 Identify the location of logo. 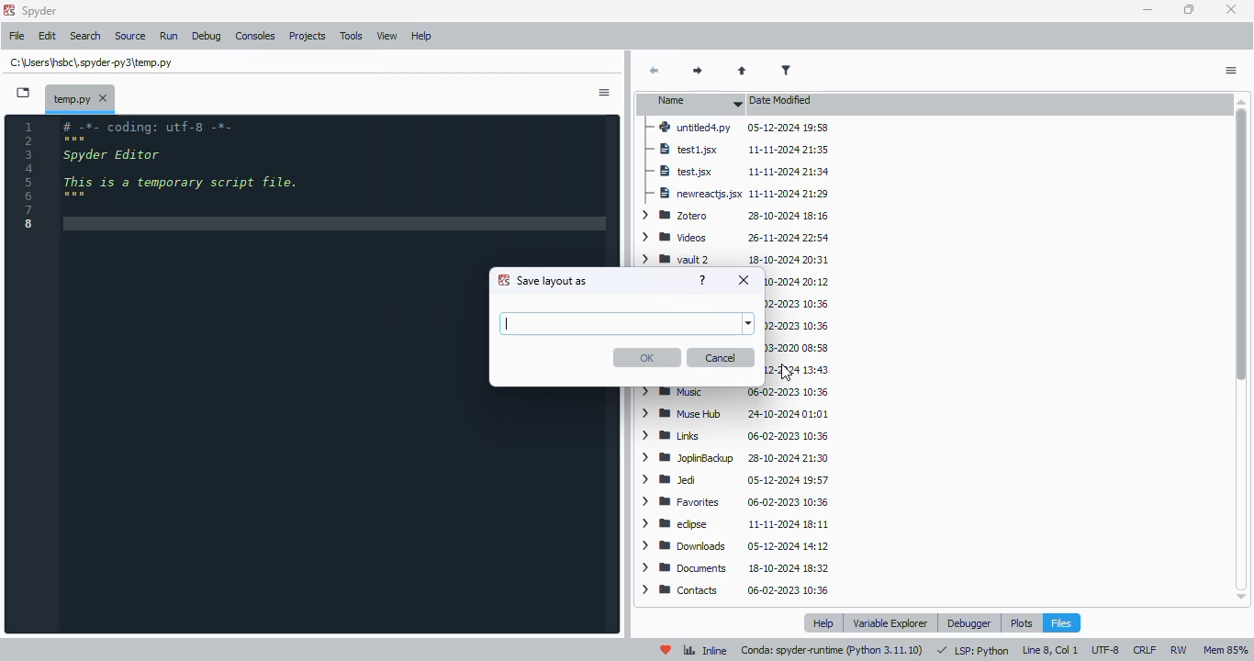
(8, 10).